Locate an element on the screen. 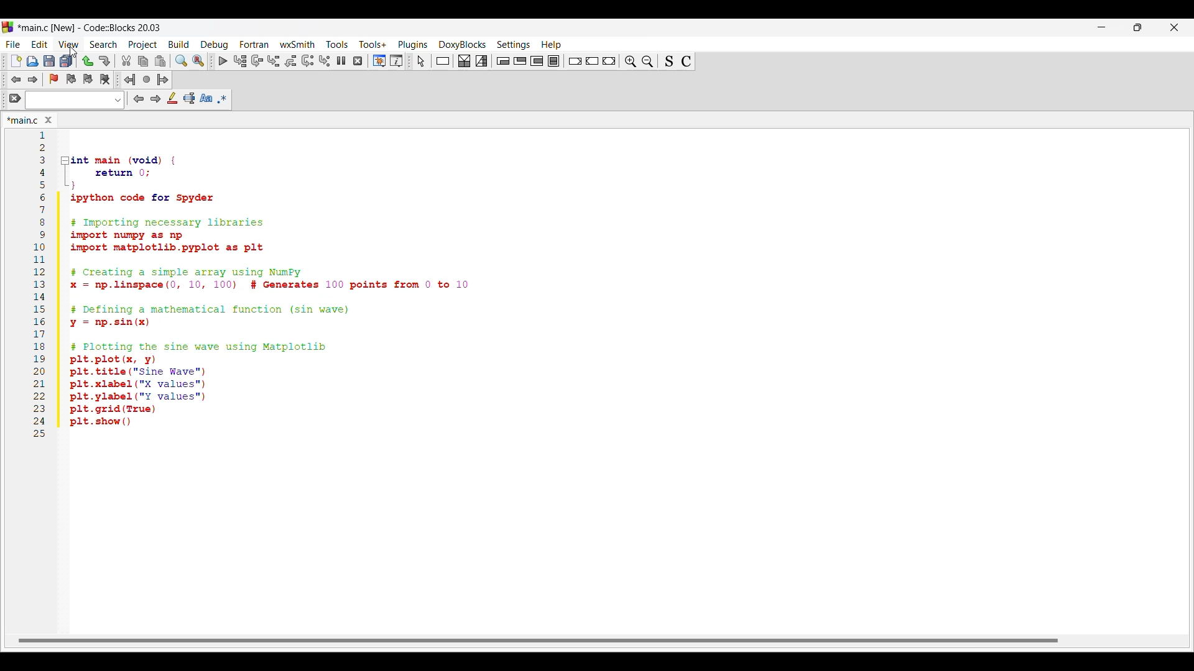  Continue instruction is located at coordinates (592, 61).